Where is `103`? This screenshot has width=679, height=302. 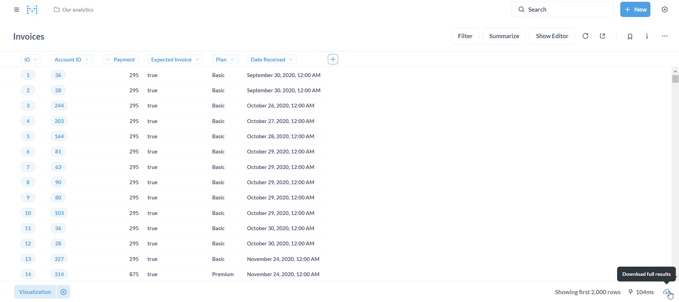
103 is located at coordinates (60, 213).